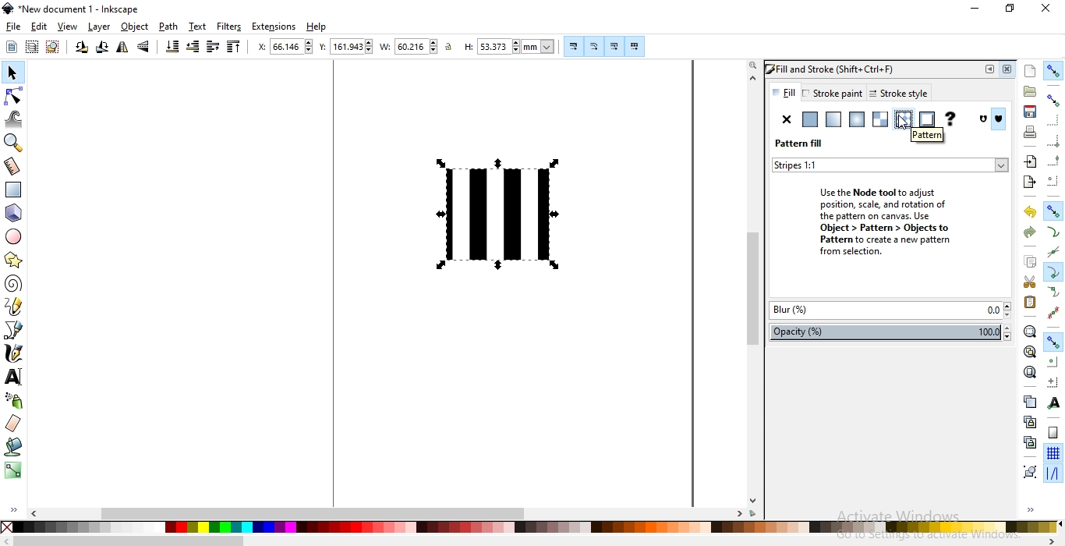 The width and height of the screenshot is (1065, 546). I want to click on 60.216, so click(417, 47).